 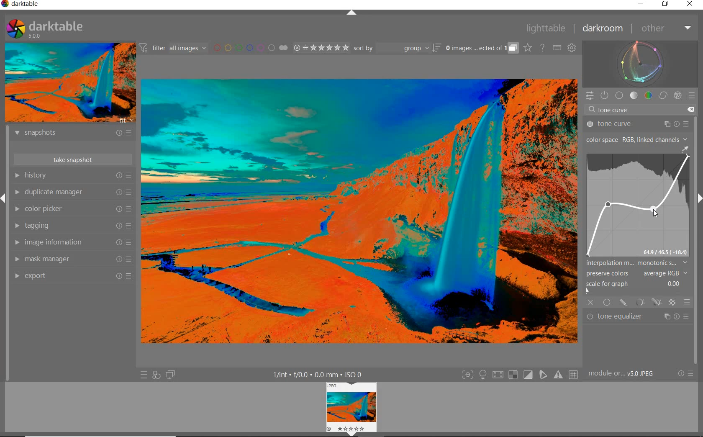 What do you see at coordinates (654, 211) in the screenshot?
I see `CURSOR` at bounding box center [654, 211].